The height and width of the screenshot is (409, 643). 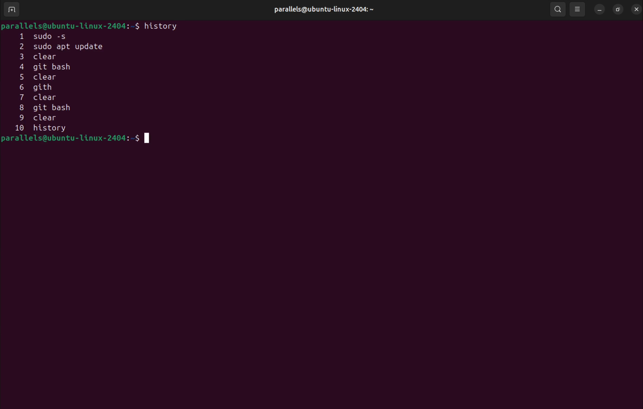 What do you see at coordinates (618, 9) in the screenshot?
I see `resize` at bounding box center [618, 9].